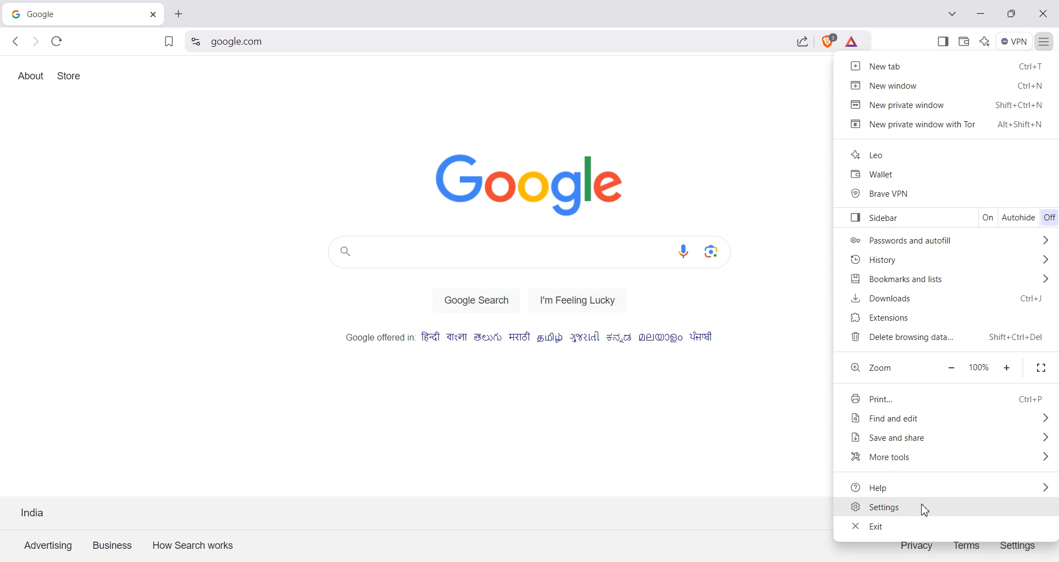 The image size is (1059, 562). I want to click on Exit, so click(948, 526).